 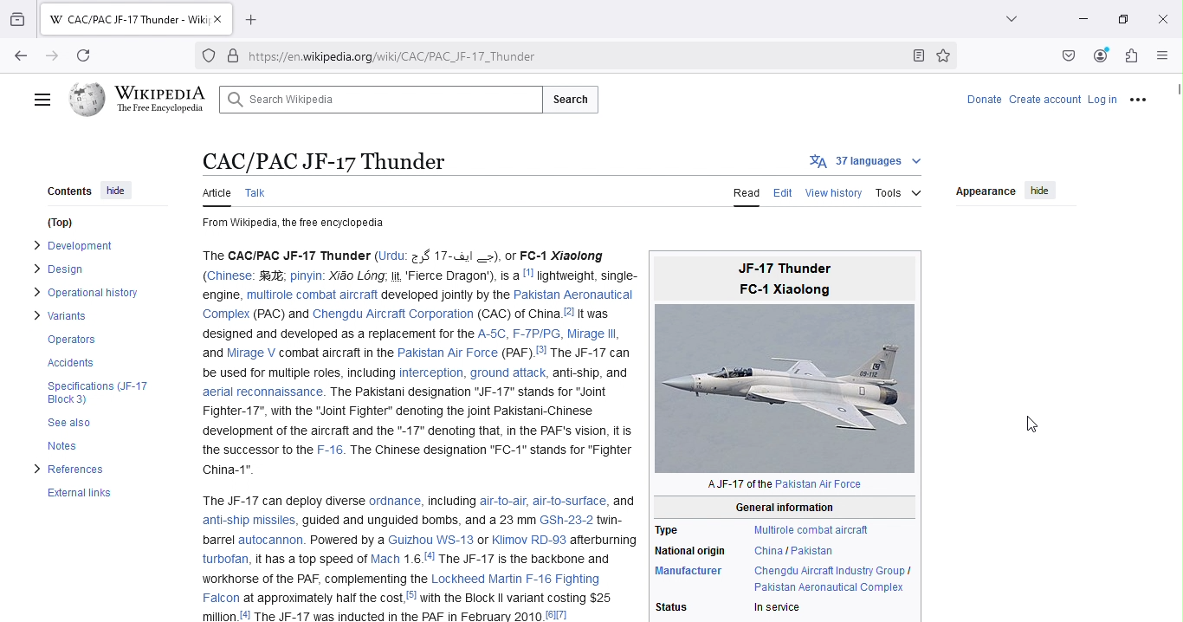 I want to click on languages, so click(x=868, y=161).